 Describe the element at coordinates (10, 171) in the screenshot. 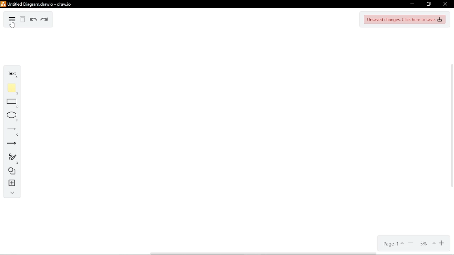

I see `Shapes` at that location.